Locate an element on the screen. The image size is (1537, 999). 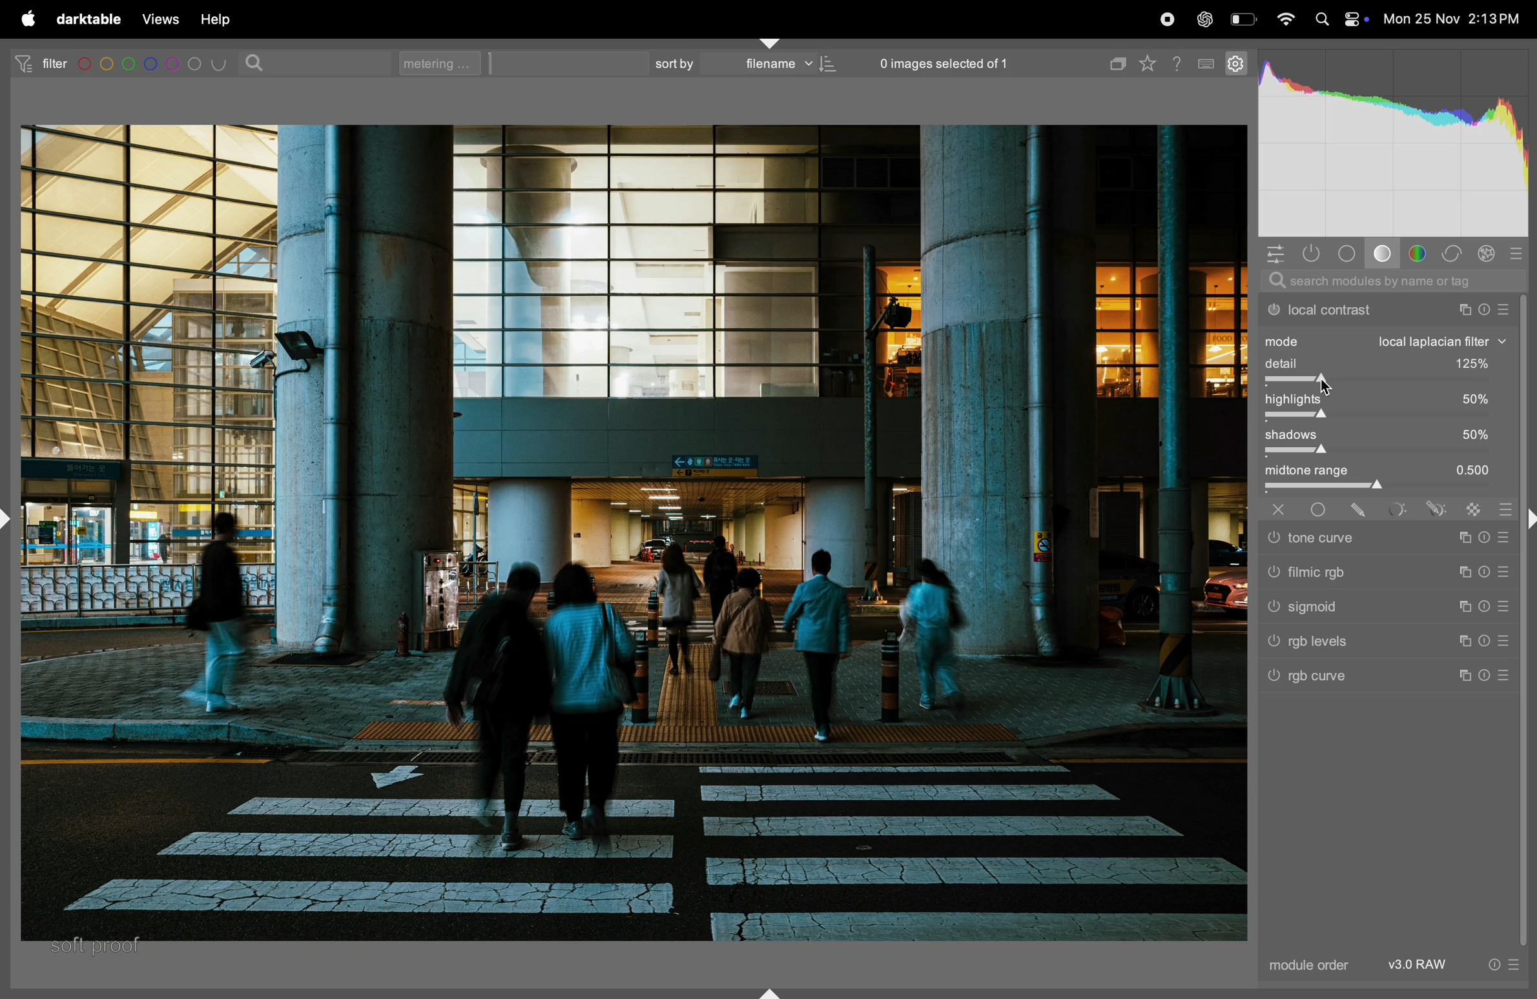
V3 raw is located at coordinates (1422, 964).